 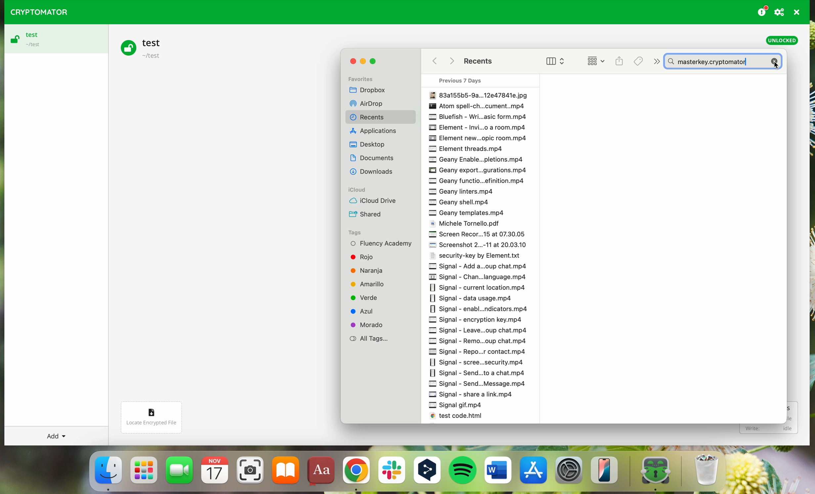 What do you see at coordinates (367, 311) in the screenshot?
I see `Azul` at bounding box center [367, 311].